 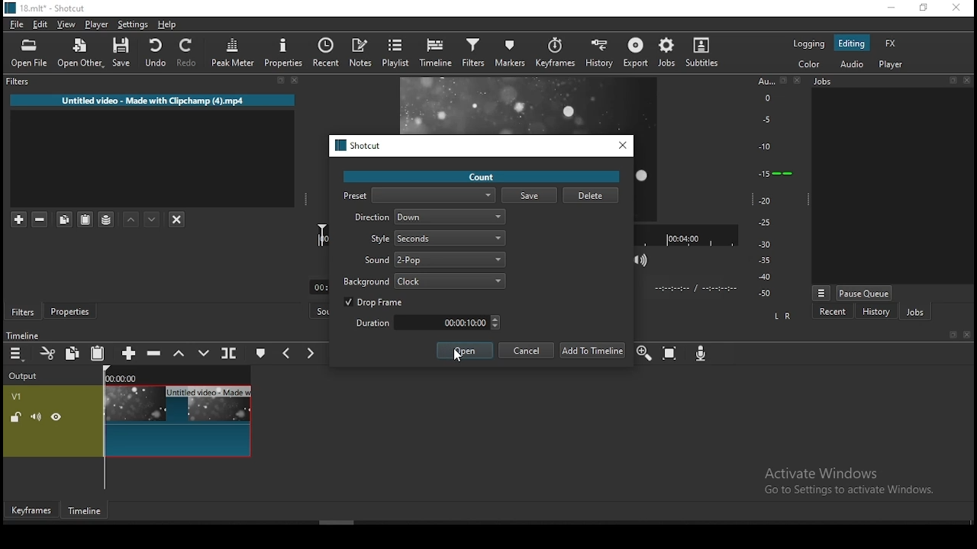 What do you see at coordinates (18, 220) in the screenshot?
I see `add a filter` at bounding box center [18, 220].